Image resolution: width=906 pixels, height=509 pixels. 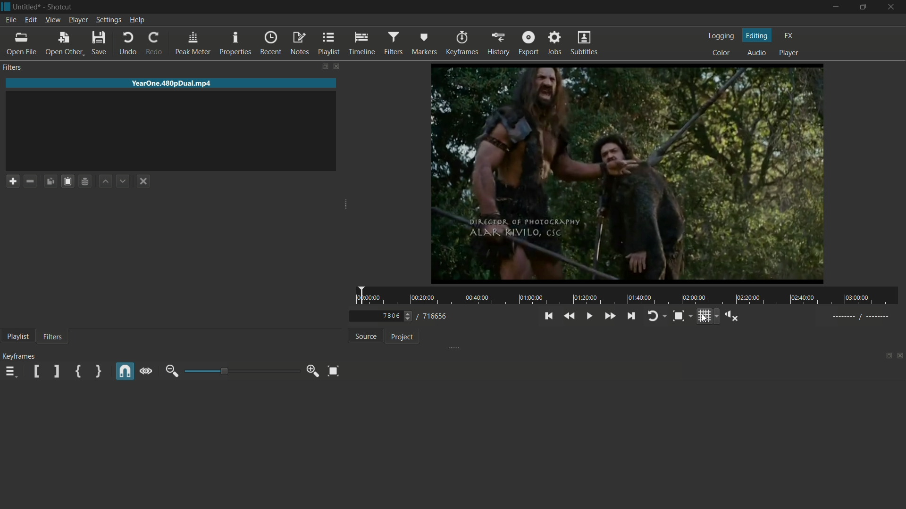 I want to click on skip to the next point, so click(x=630, y=316).